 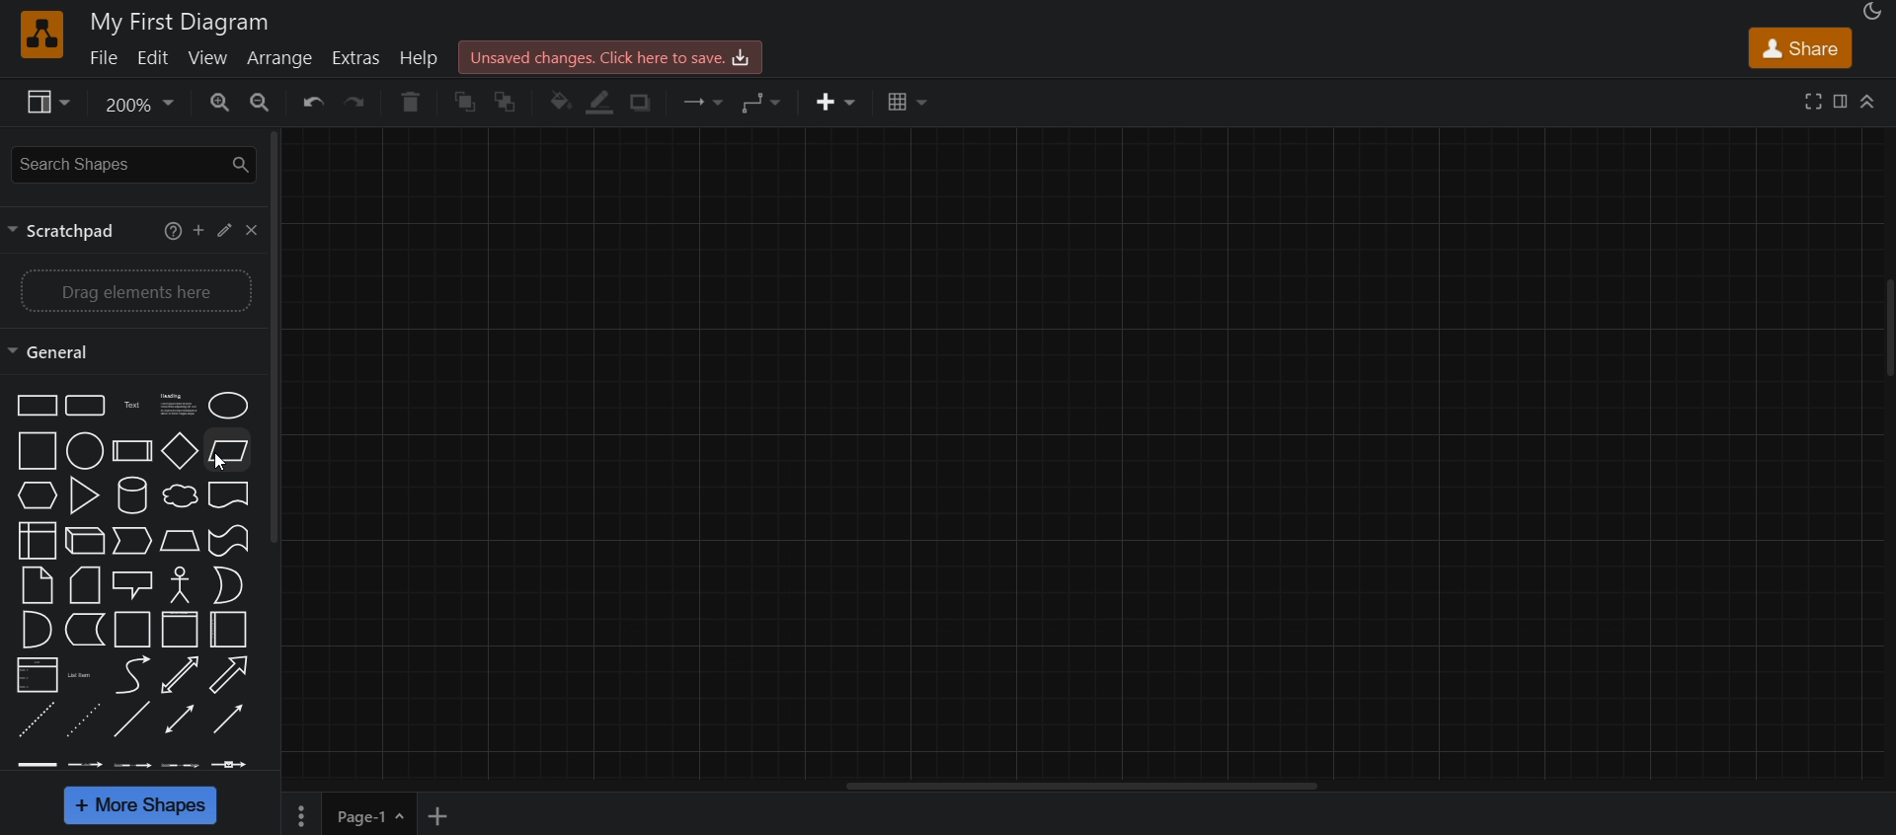 What do you see at coordinates (617, 55) in the screenshot?
I see `click here to save.` at bounding box center [617, 55].